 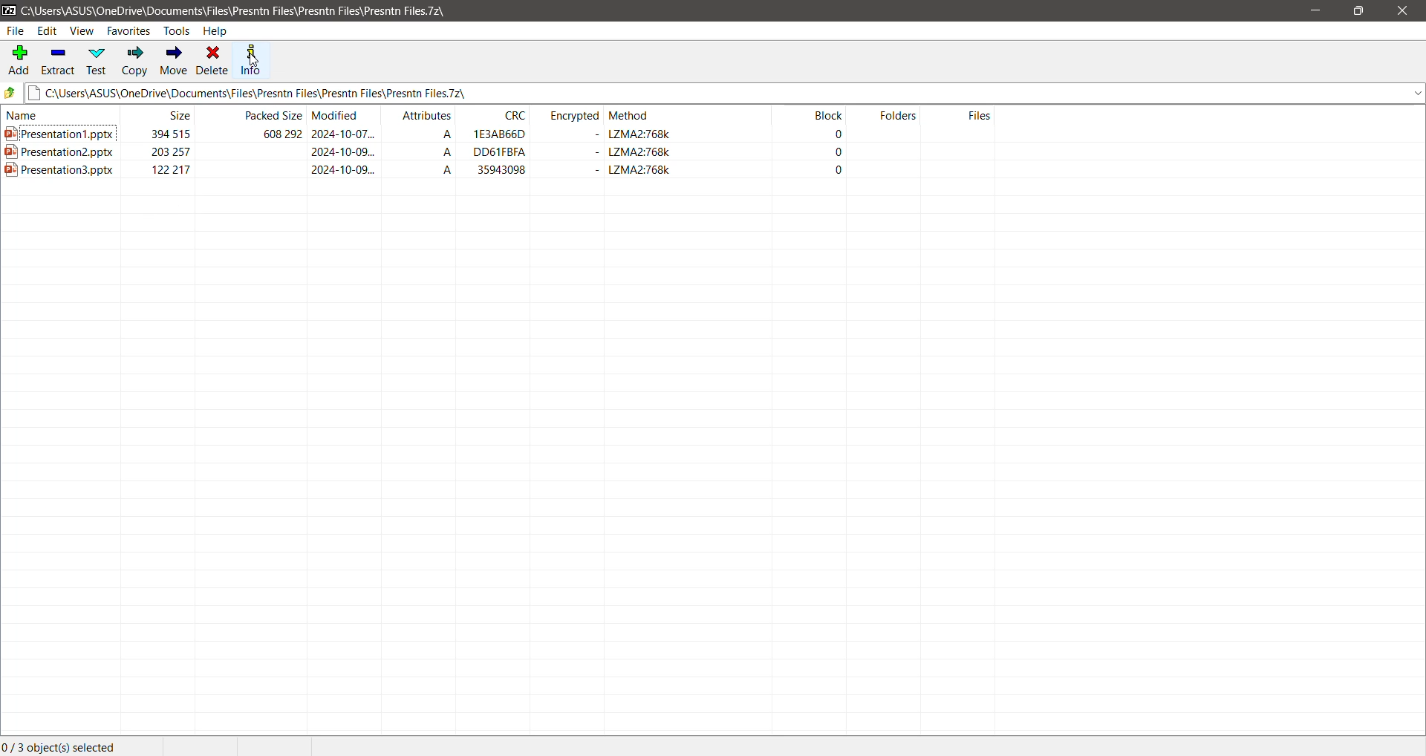 What do you see at coordinates (134, 61) in the screenshot?
I see `Copy` at bounding box center [134, 61].